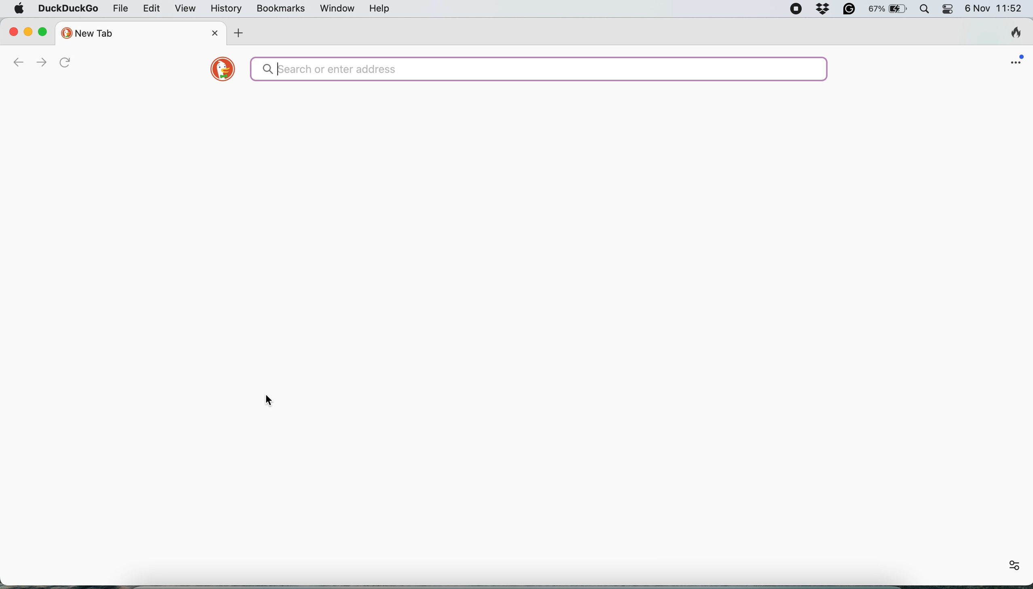 Image resolution: width=1033 pixels, height=589 pixels. What do you see at coordinates (150, 8) in the screenshot?
I see `edit` at bounding box center [150, 8].